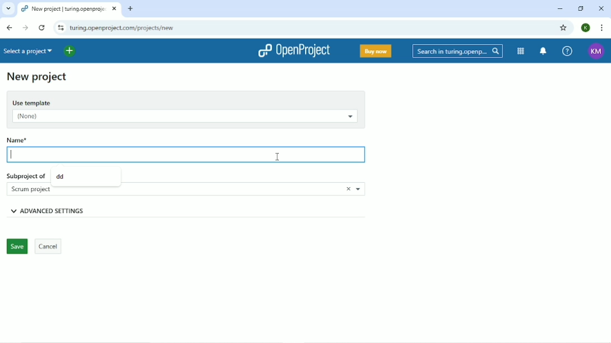  What do you see at coordinates (49, 246) in the screenshot?
I see `Cancel` at bounding box center [49, 246].